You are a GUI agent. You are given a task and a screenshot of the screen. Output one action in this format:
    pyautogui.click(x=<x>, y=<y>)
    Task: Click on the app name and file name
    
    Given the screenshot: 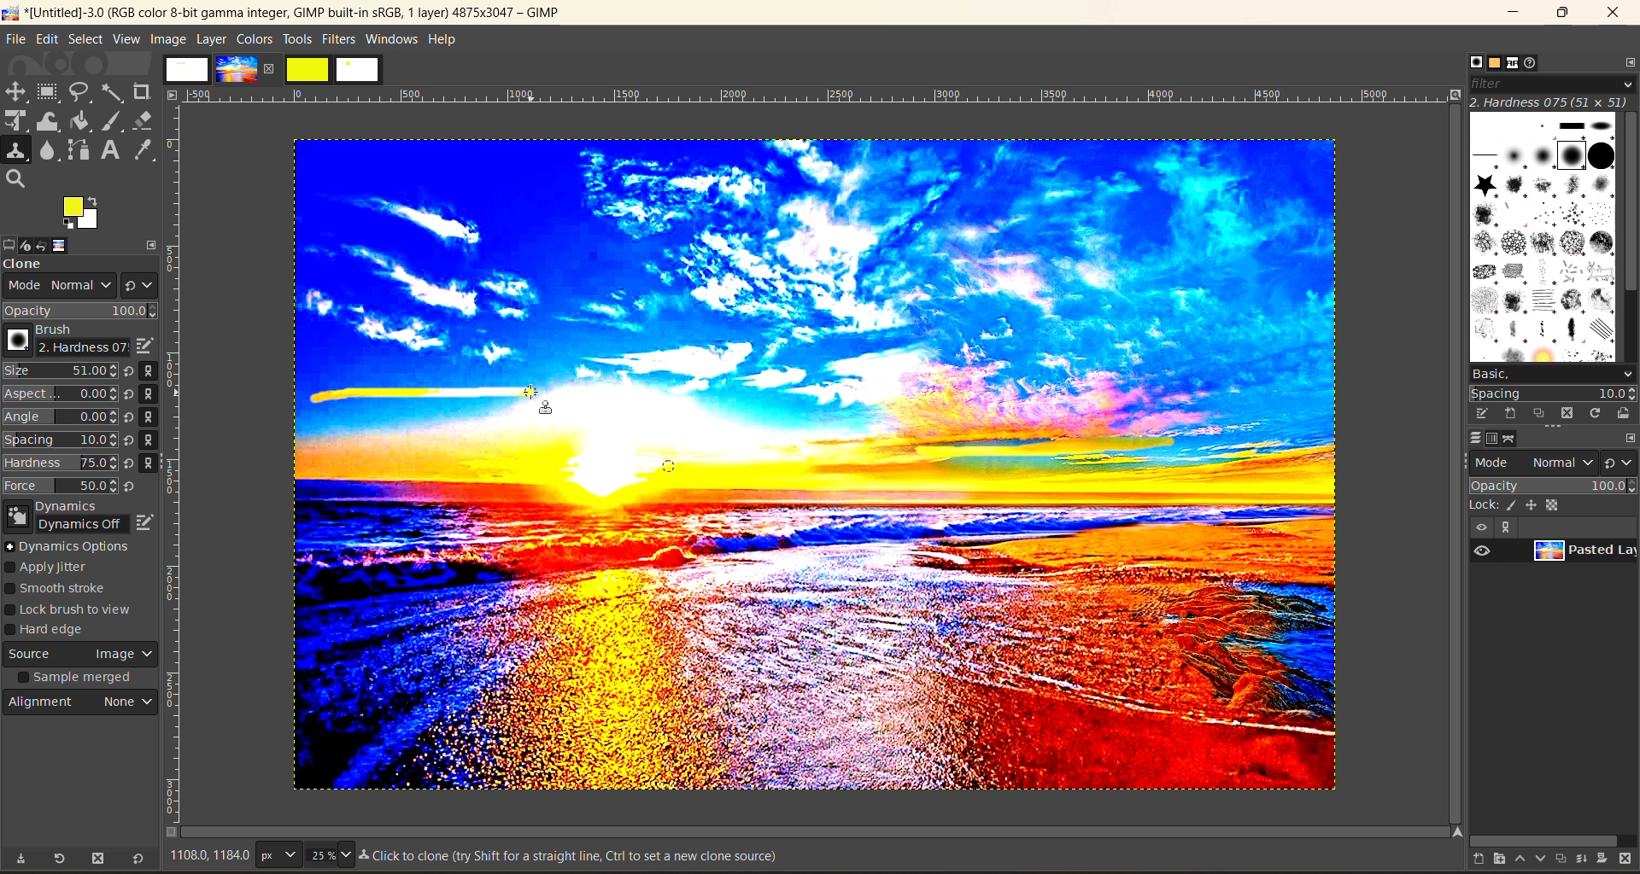 What is the action you would take?
    pyautogui.click(x=284, y=12)
    